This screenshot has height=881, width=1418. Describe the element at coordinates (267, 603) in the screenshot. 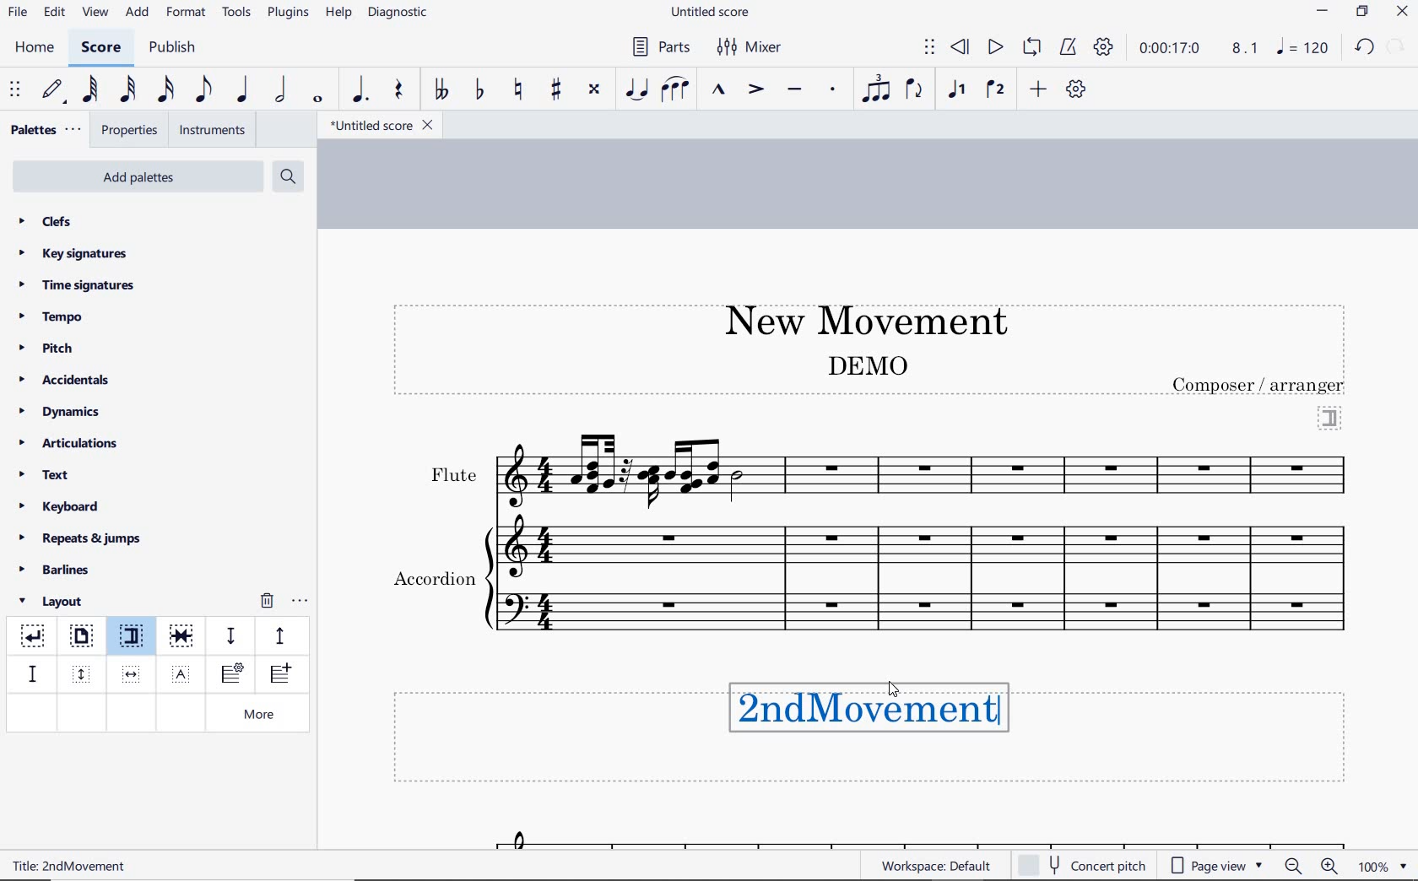

I see `remove layout` at that location.